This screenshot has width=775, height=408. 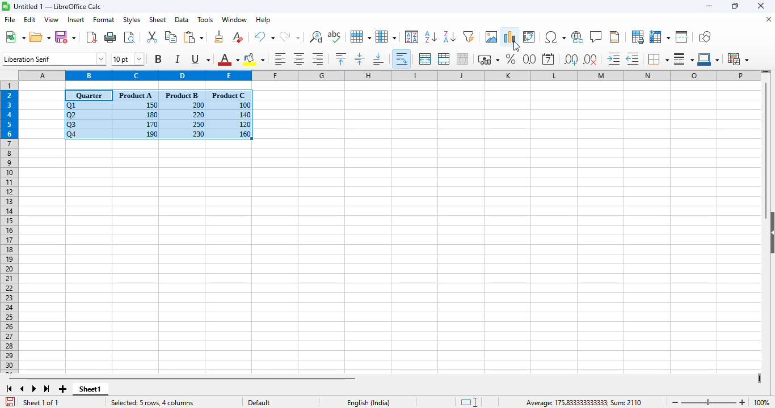 I want to click on copy, so click(x=171, y=37).